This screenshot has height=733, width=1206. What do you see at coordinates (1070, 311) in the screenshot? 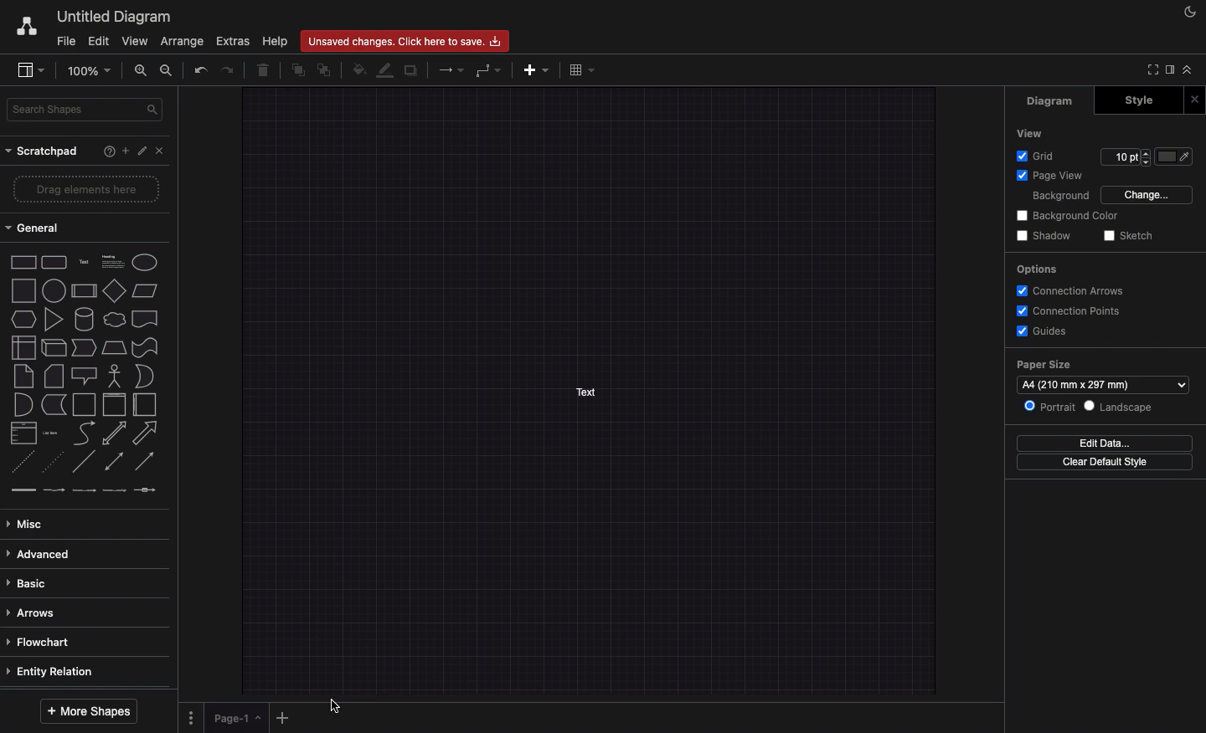
I see `Connection points ` at bounding box center [1070, 311].